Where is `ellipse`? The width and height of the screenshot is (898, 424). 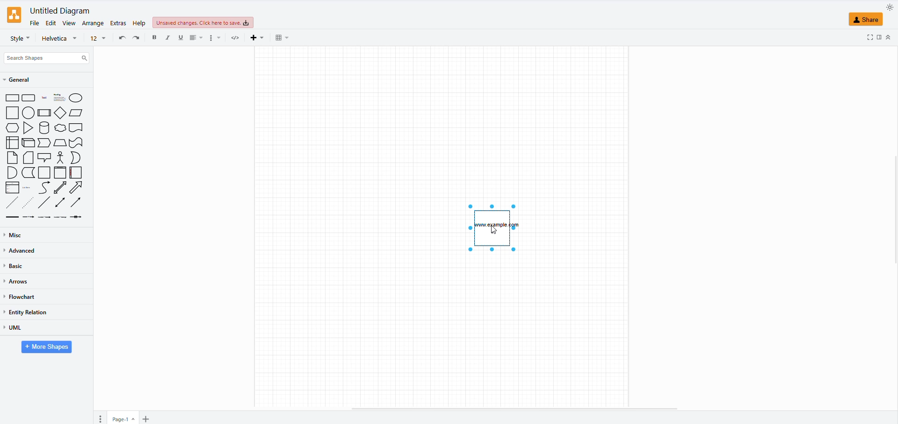
ellipse is located at coordinates (75, 98).